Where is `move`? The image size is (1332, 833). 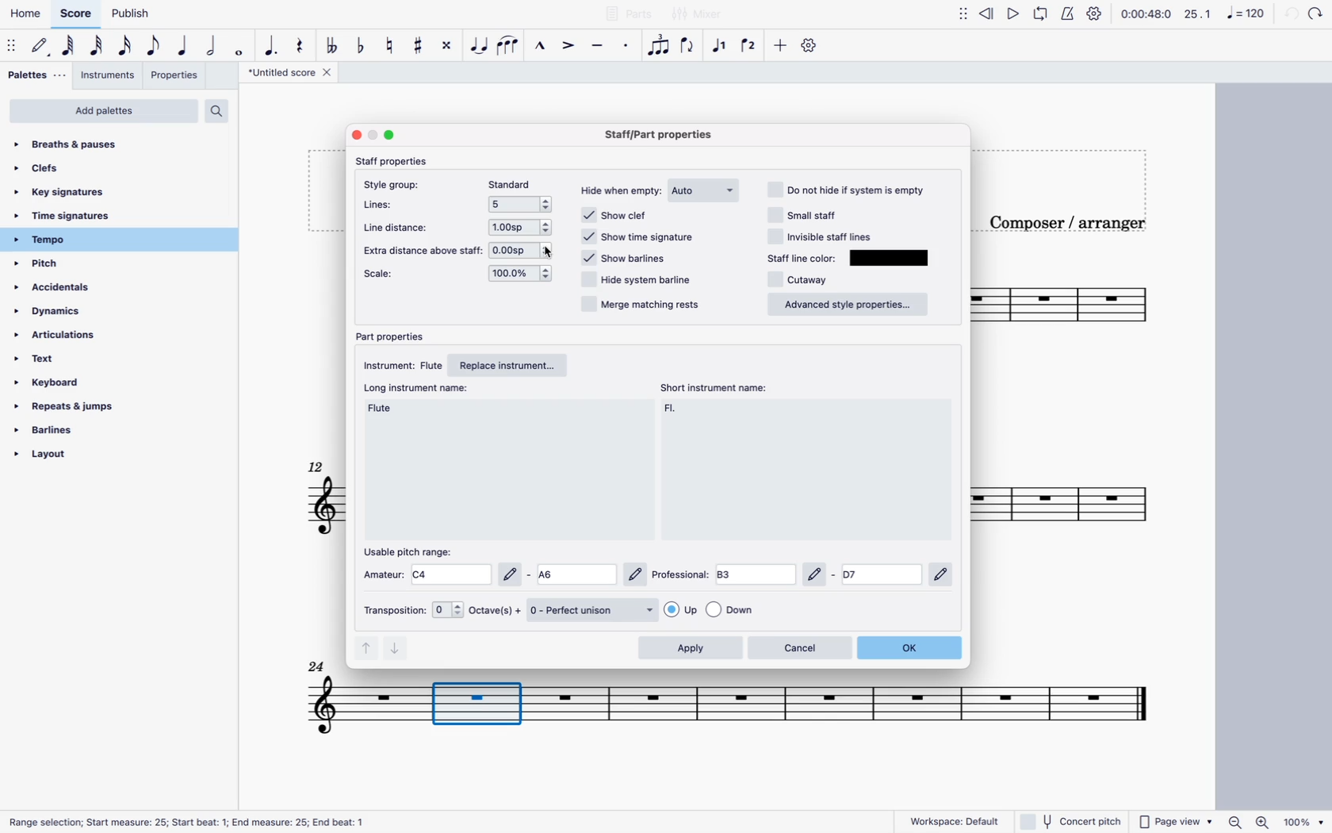 move is located at coordinates (959, 13).